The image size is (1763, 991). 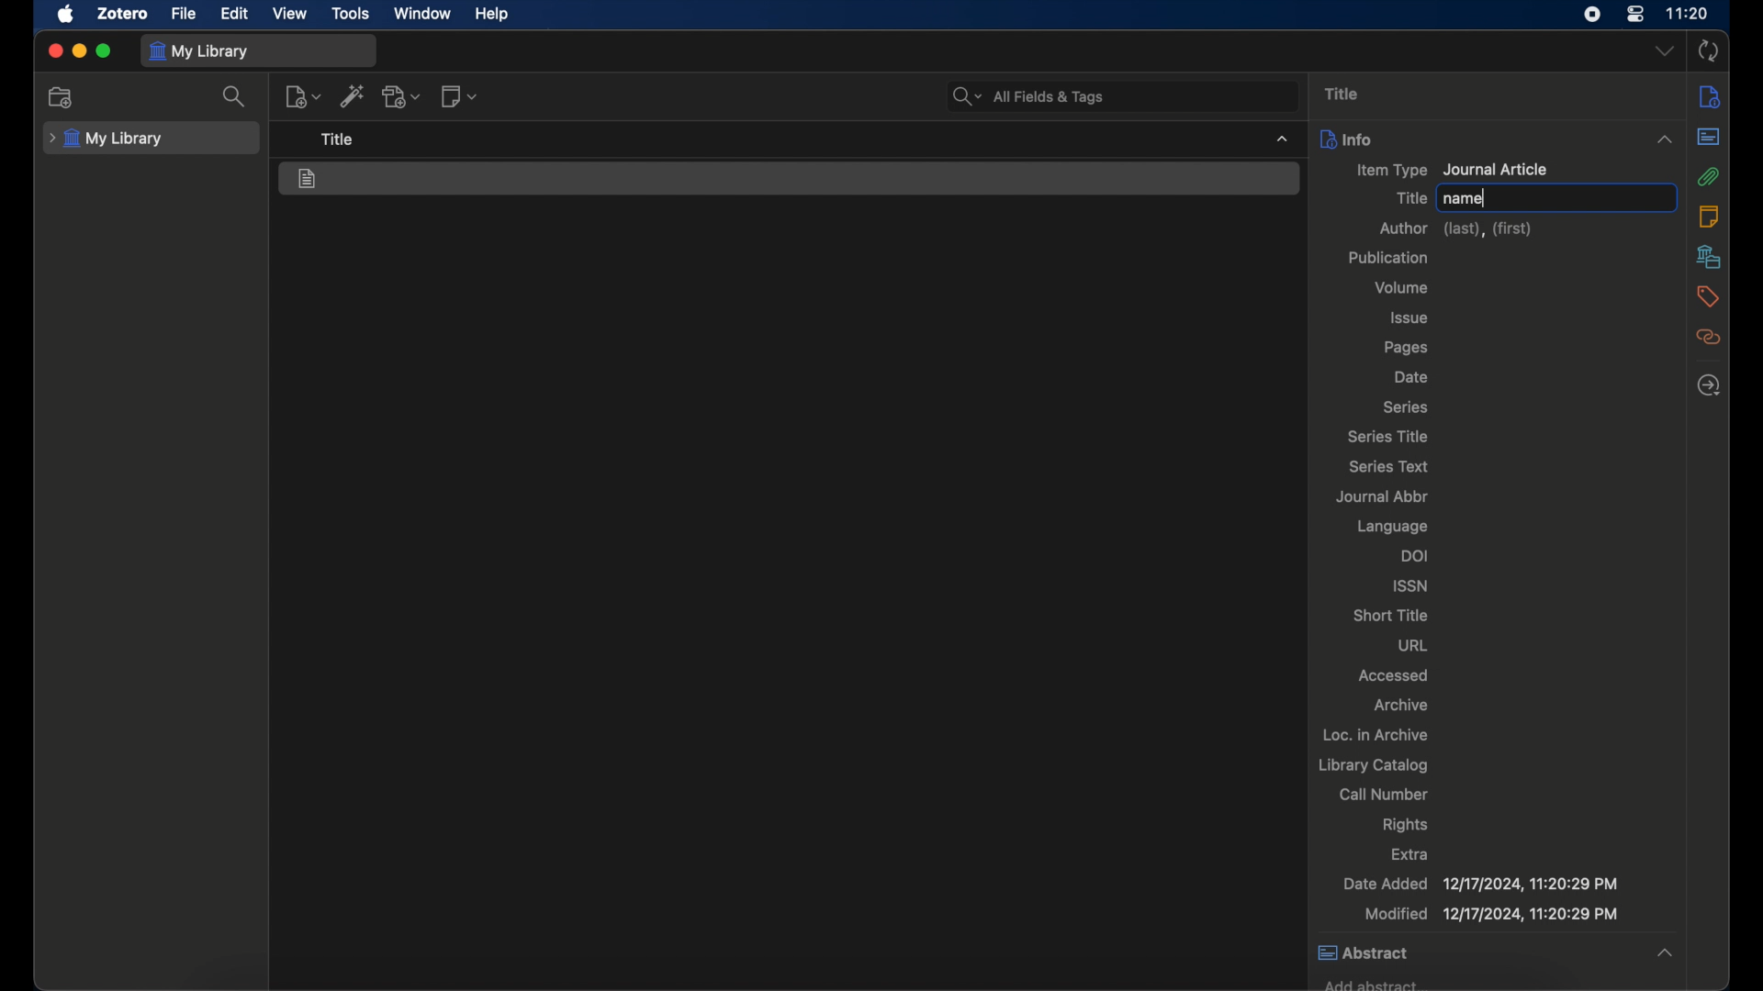 What do you see at coordinates (1376, 734) in the screenshot?
I see `loc. in archive` at bounding box center [1376, 734].